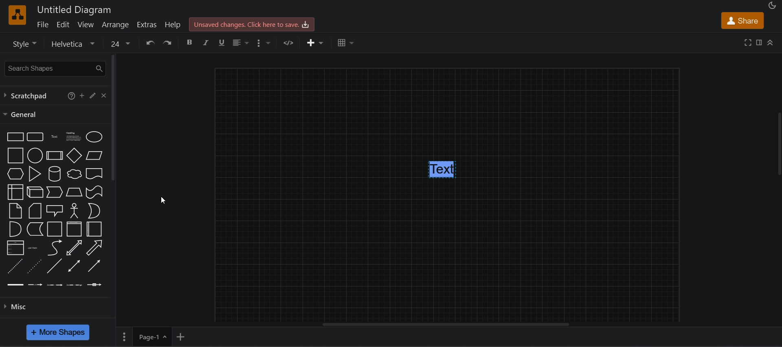  Describe the element at coordinates (18, 15) in the screenshot. I see `Software logo` at that location.